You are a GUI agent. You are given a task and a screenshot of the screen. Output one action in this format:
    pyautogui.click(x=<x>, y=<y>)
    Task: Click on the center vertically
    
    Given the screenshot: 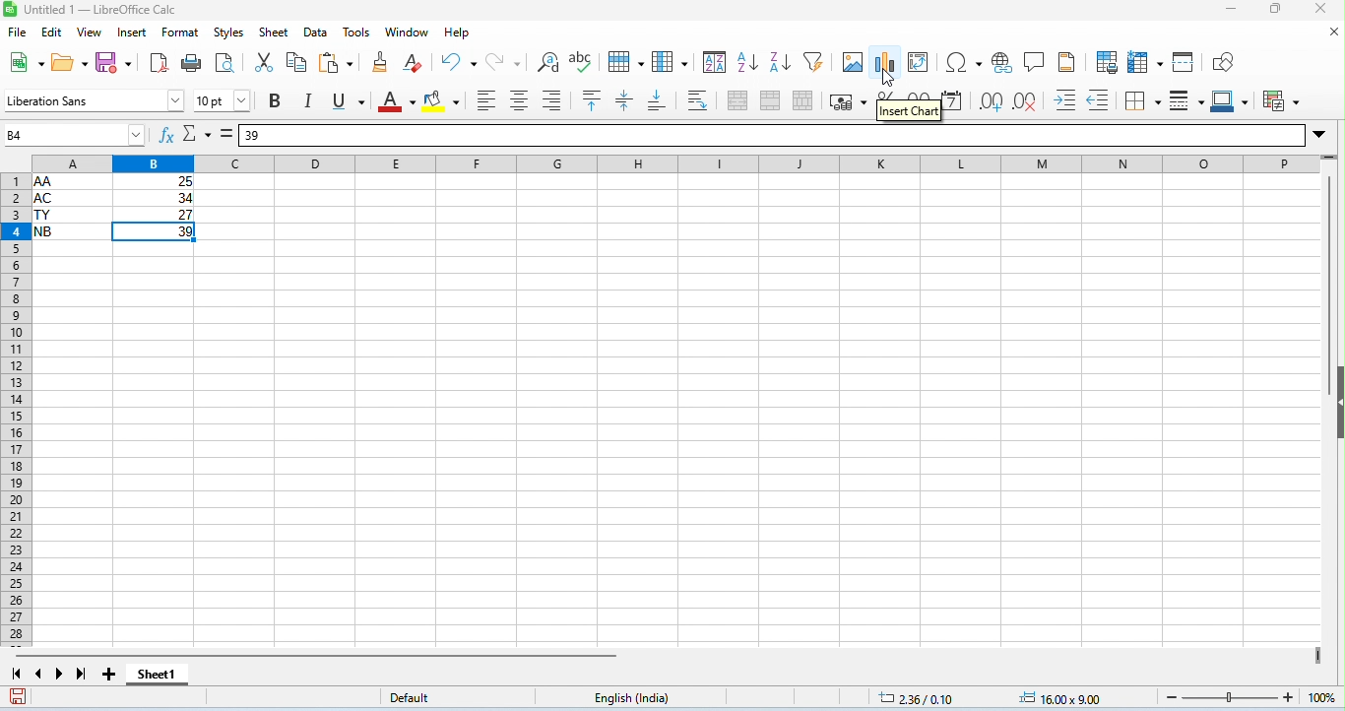 What is the action you would take?
    pyautogui.click(x=623, y=100)
    